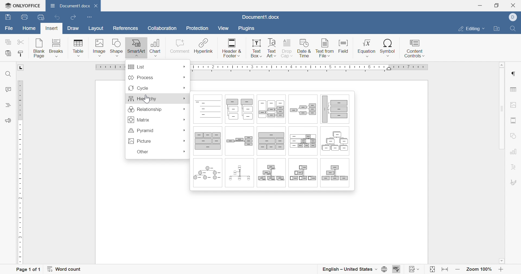  I want to click on Text from file, so click(325, 49).